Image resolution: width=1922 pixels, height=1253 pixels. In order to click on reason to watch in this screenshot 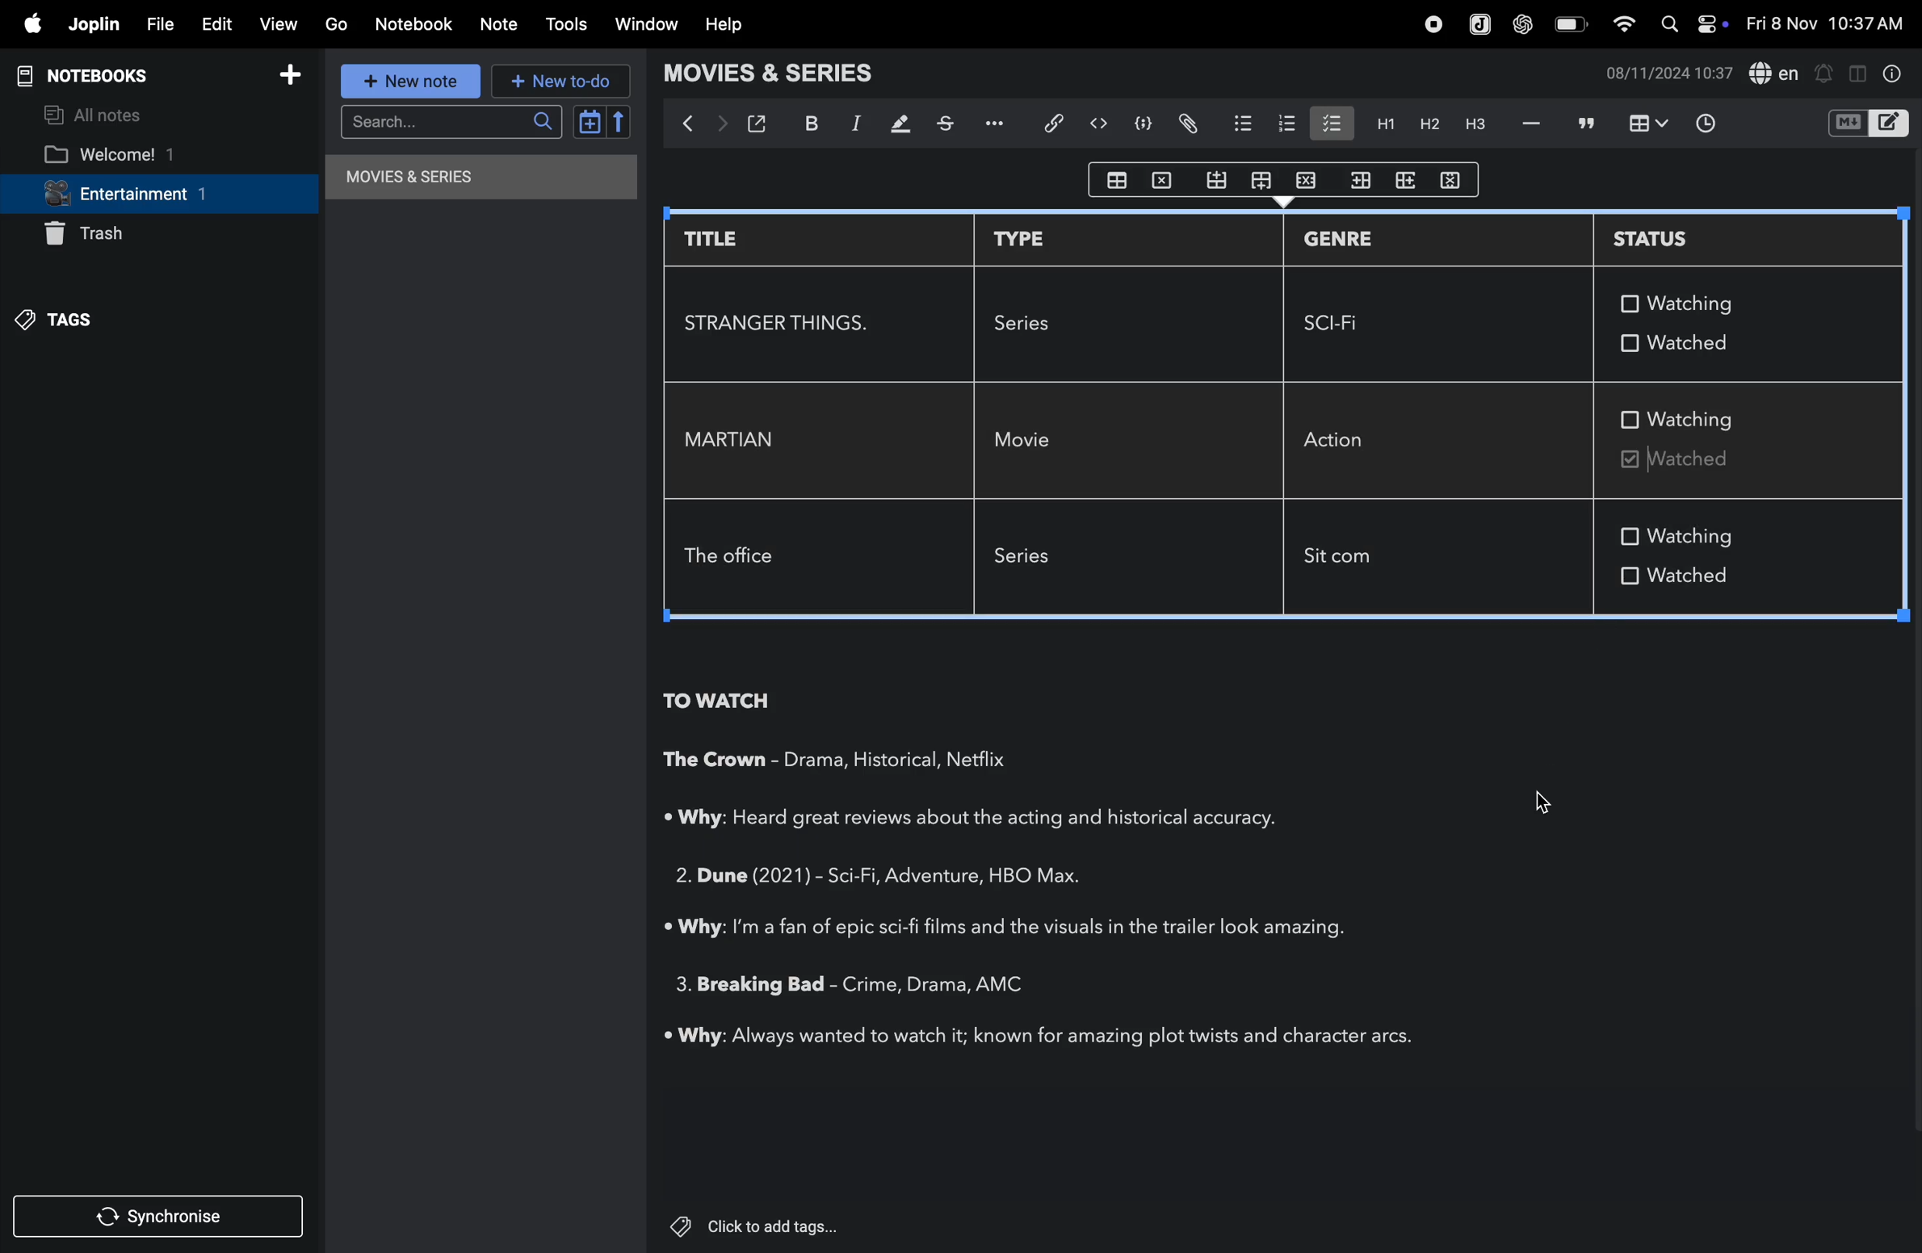, I will do `click(1042, 1037)`.